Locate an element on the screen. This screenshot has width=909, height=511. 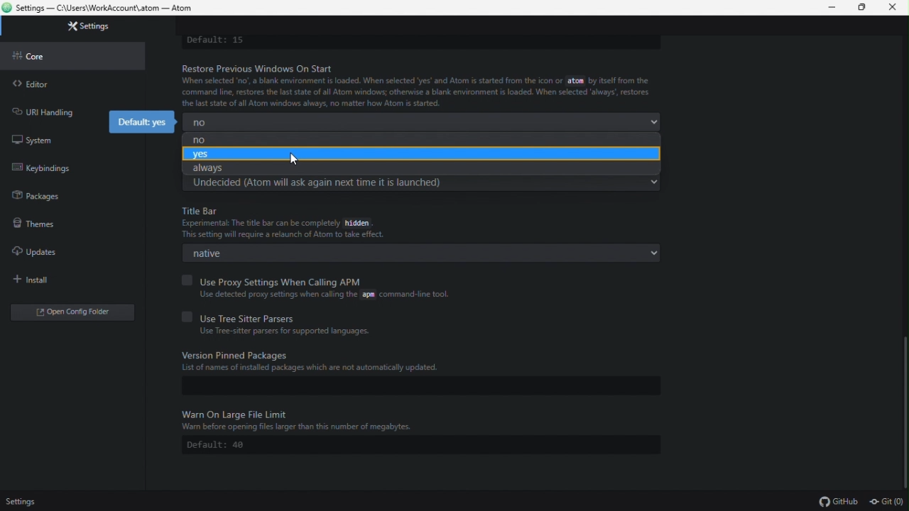
native  is located at coordinates (421, 255).